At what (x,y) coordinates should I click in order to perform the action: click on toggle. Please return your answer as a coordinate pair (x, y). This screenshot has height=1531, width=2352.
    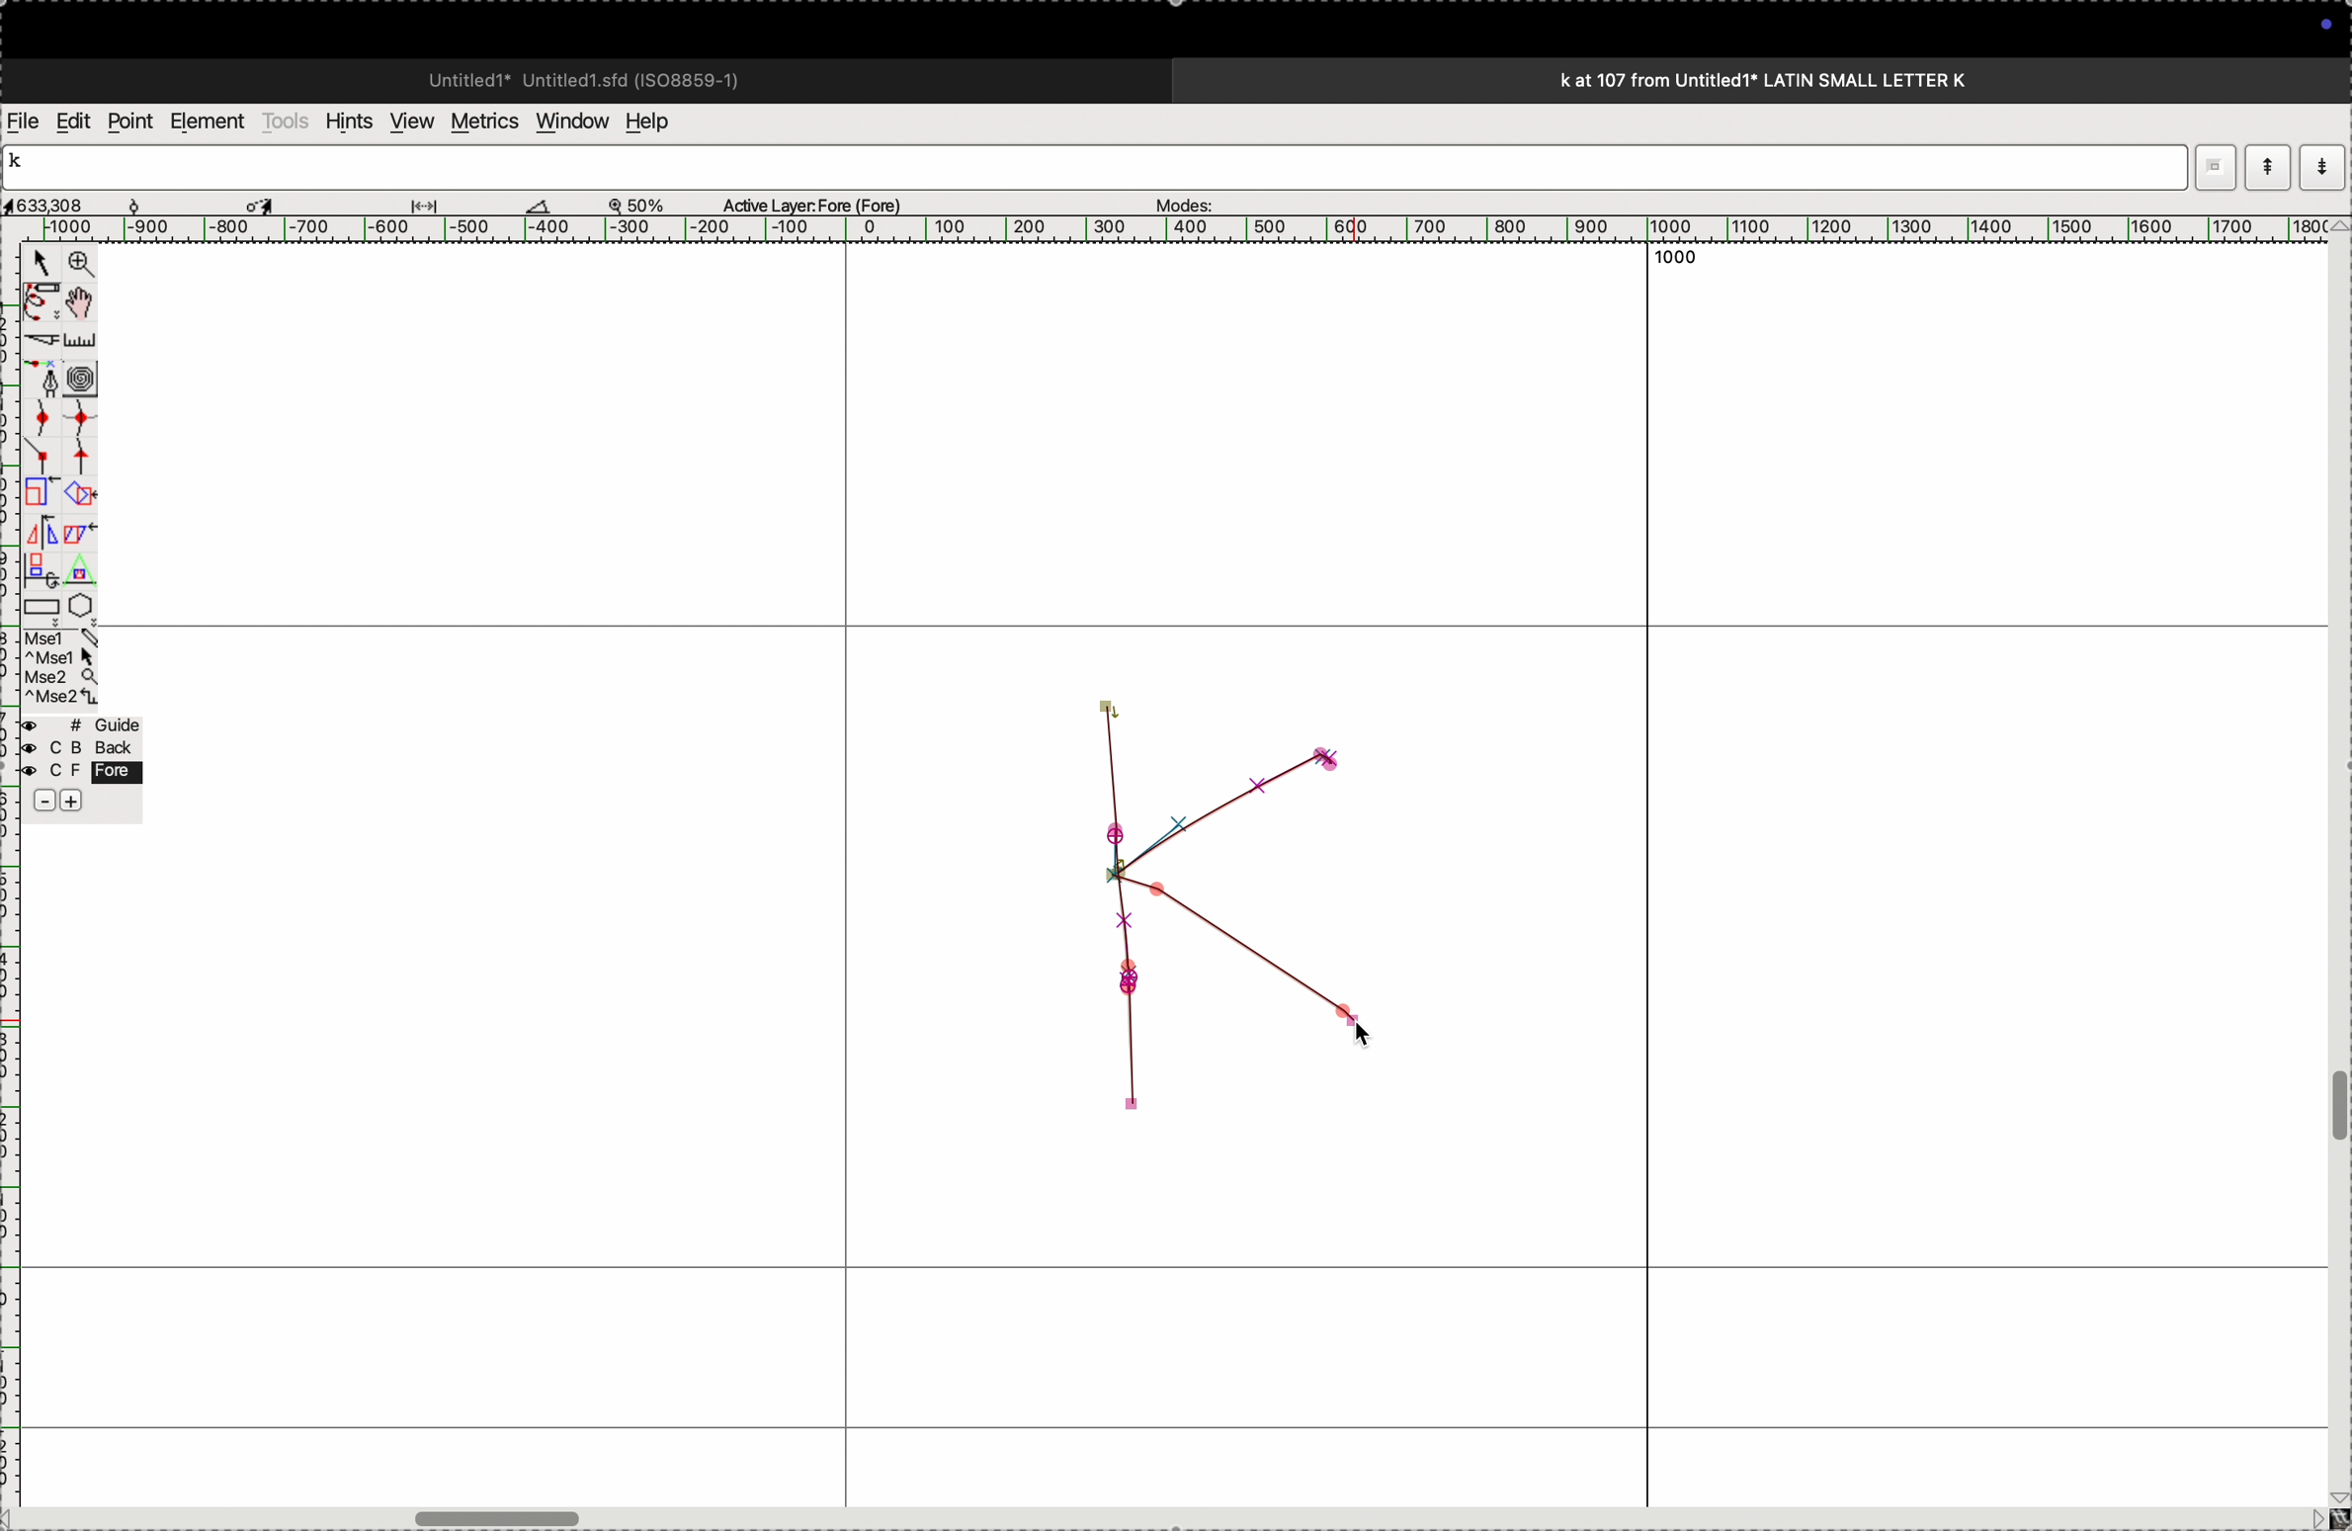
    Looking at the image, I should click on (86, 302).